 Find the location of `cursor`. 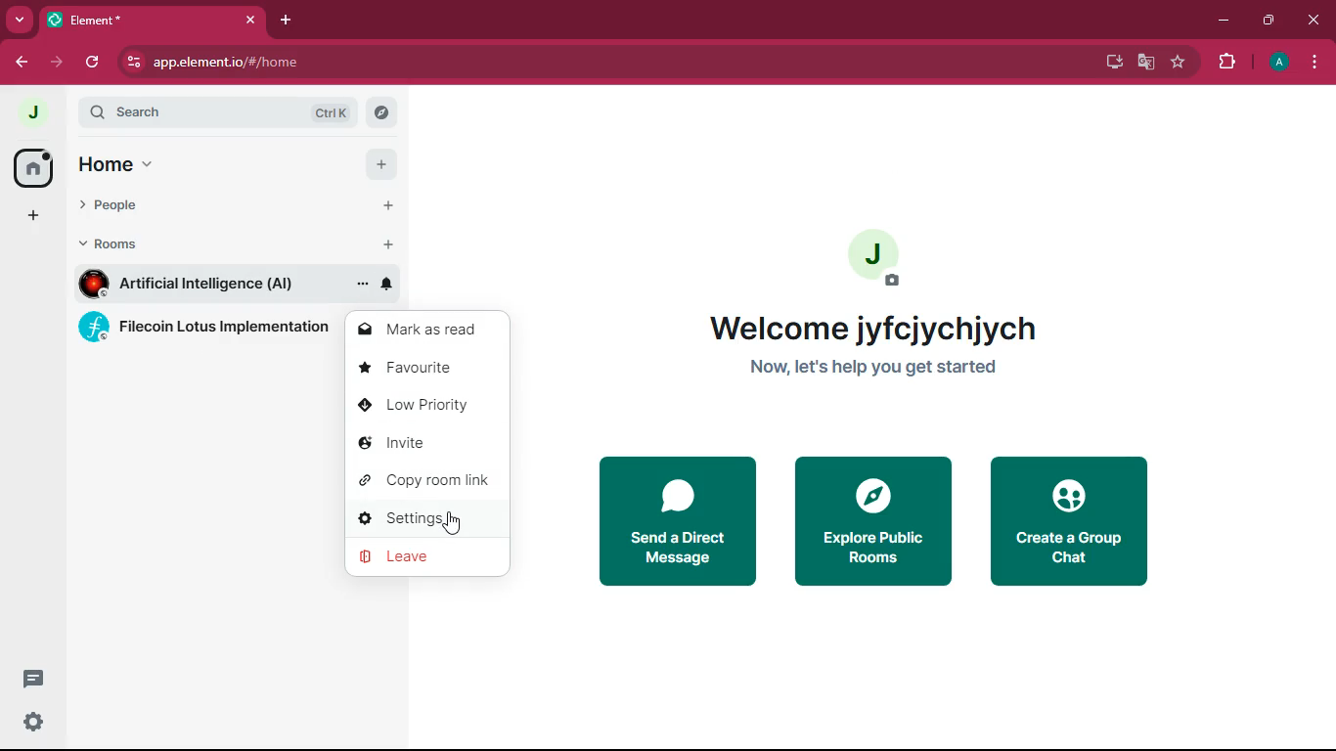

cursor is located at coordinates (451, 519).